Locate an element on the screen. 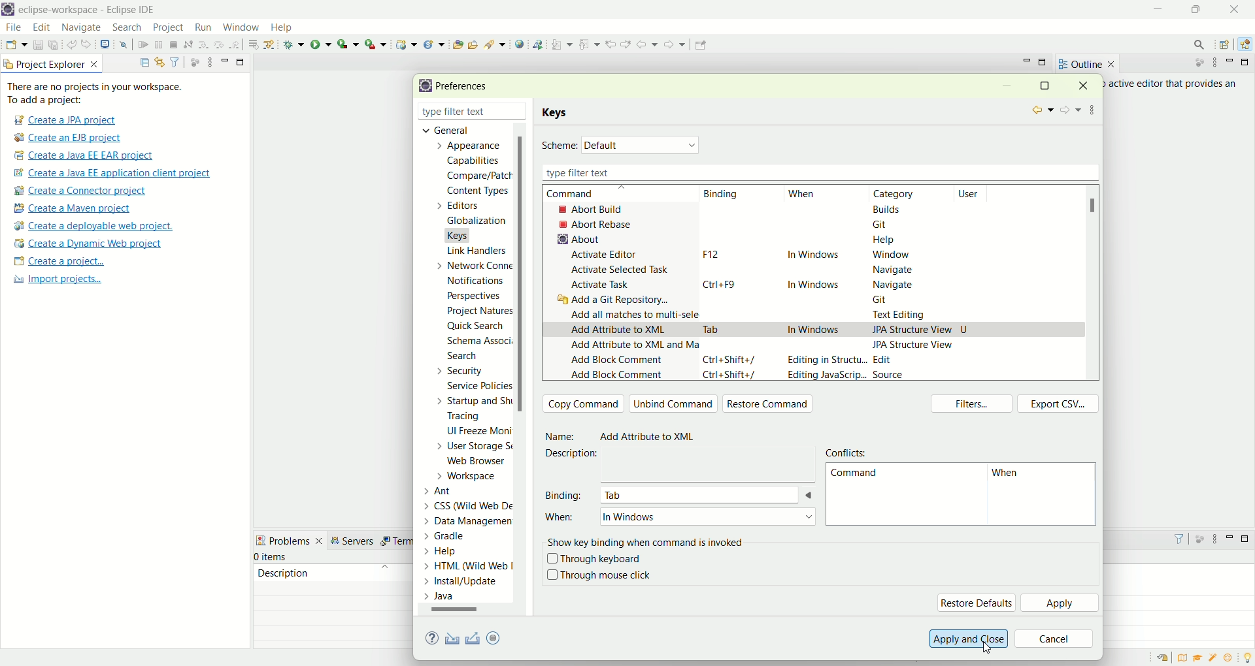 The height and width of the screenshot is (666, 1255). save all is located at coordinates (54, 45).